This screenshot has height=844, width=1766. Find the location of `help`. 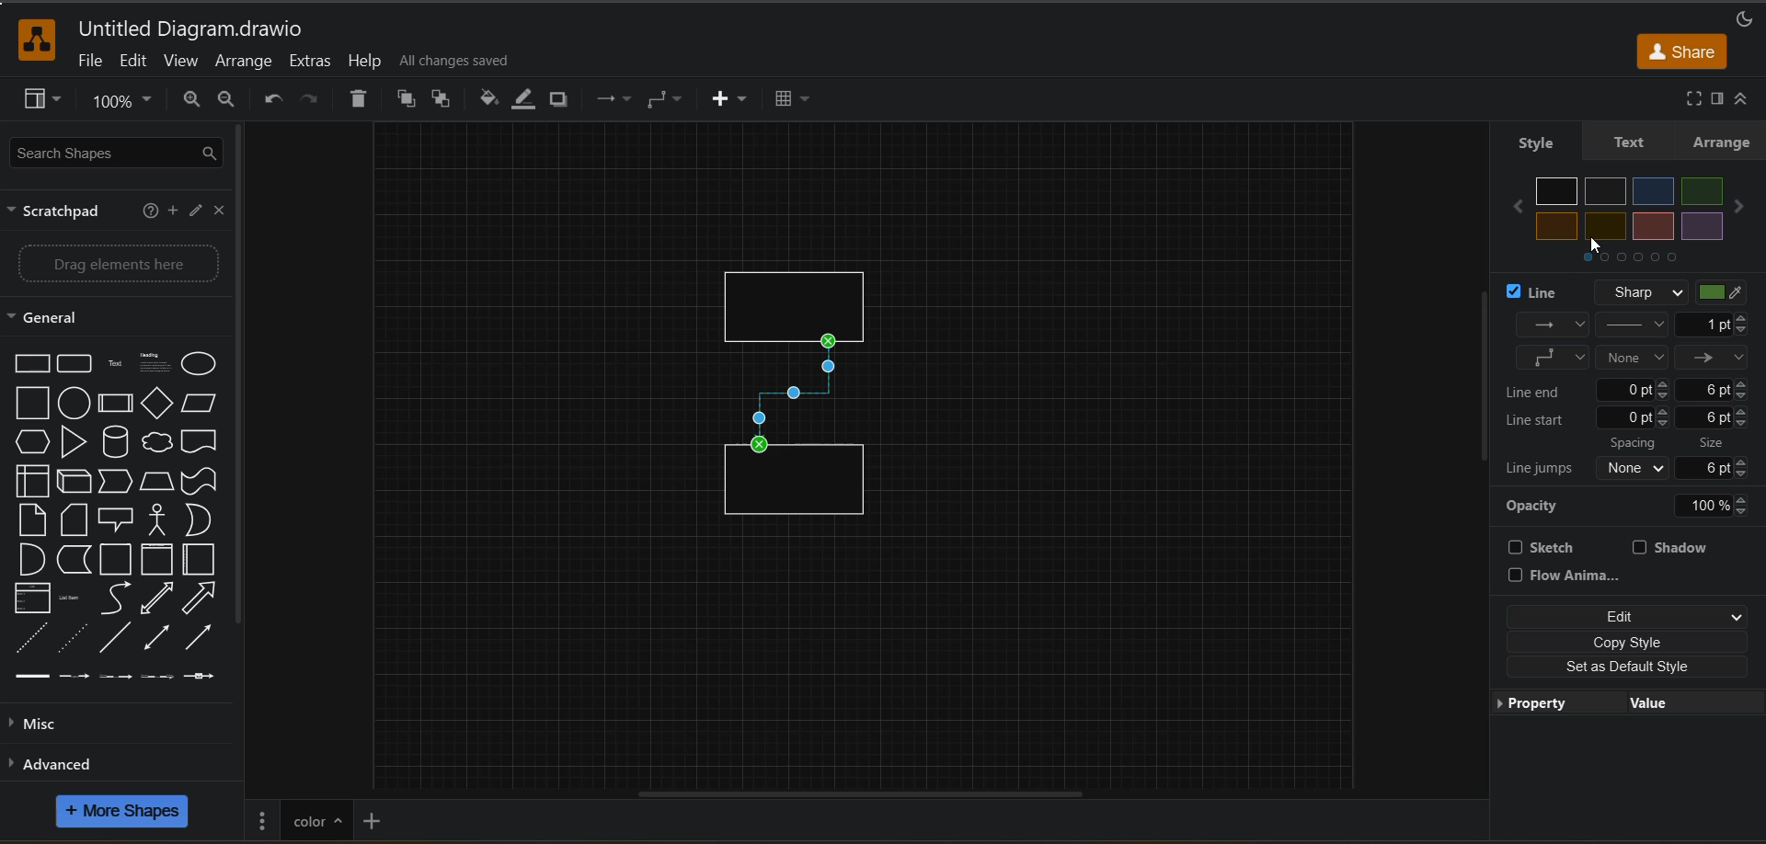

help is located at coordinates (365, 61).